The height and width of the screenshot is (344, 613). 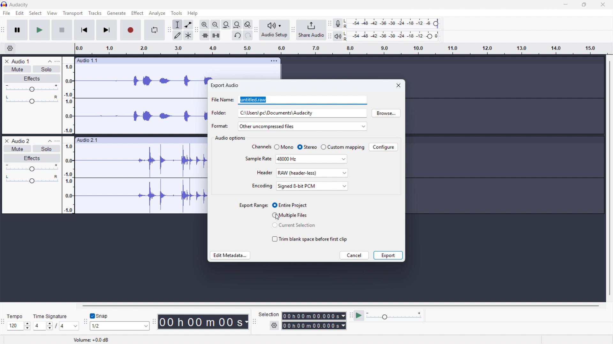 What do you see at coordinates (220, 126) in the screenshot?
I see `format` at bounding box center [220, 126].